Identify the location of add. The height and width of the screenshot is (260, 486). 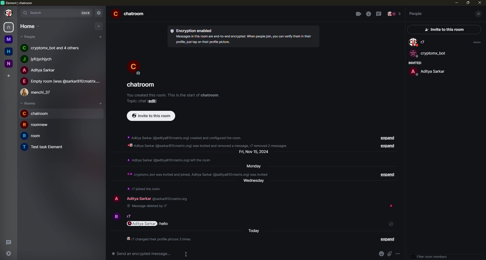
(100, 37).